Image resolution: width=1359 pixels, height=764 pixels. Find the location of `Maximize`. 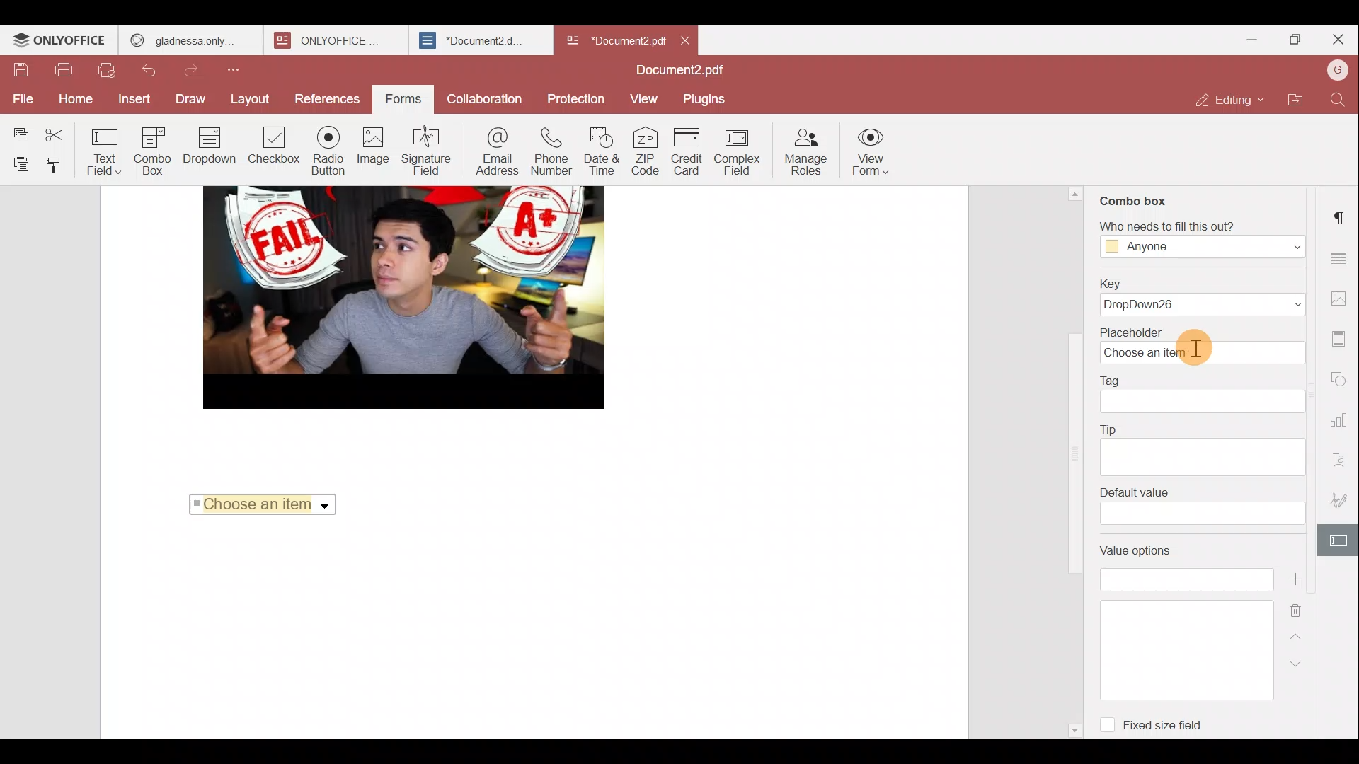

Maximize is located at coordinates (1291, 41).